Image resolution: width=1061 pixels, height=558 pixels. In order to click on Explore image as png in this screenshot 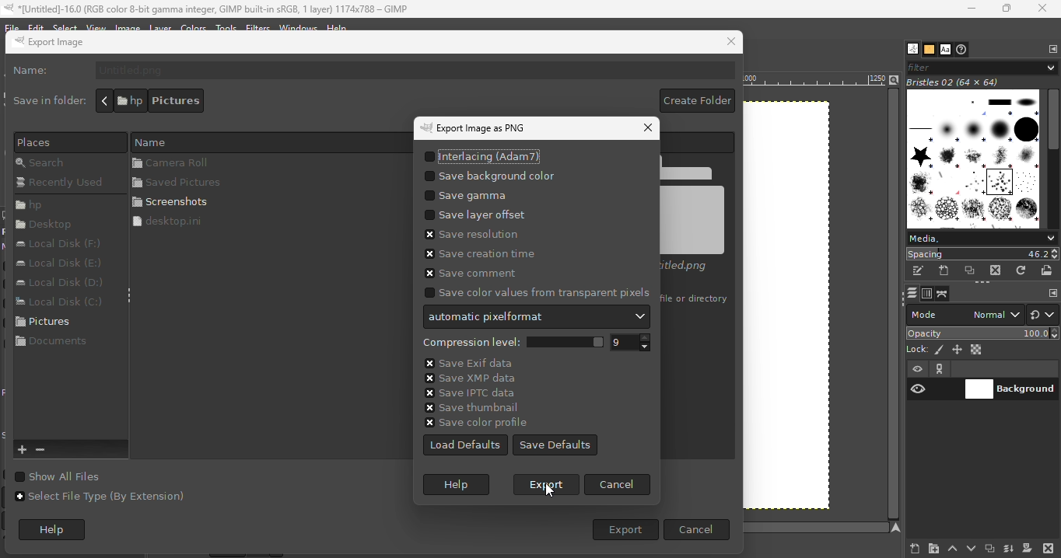, I will do `click(491, 129)`.